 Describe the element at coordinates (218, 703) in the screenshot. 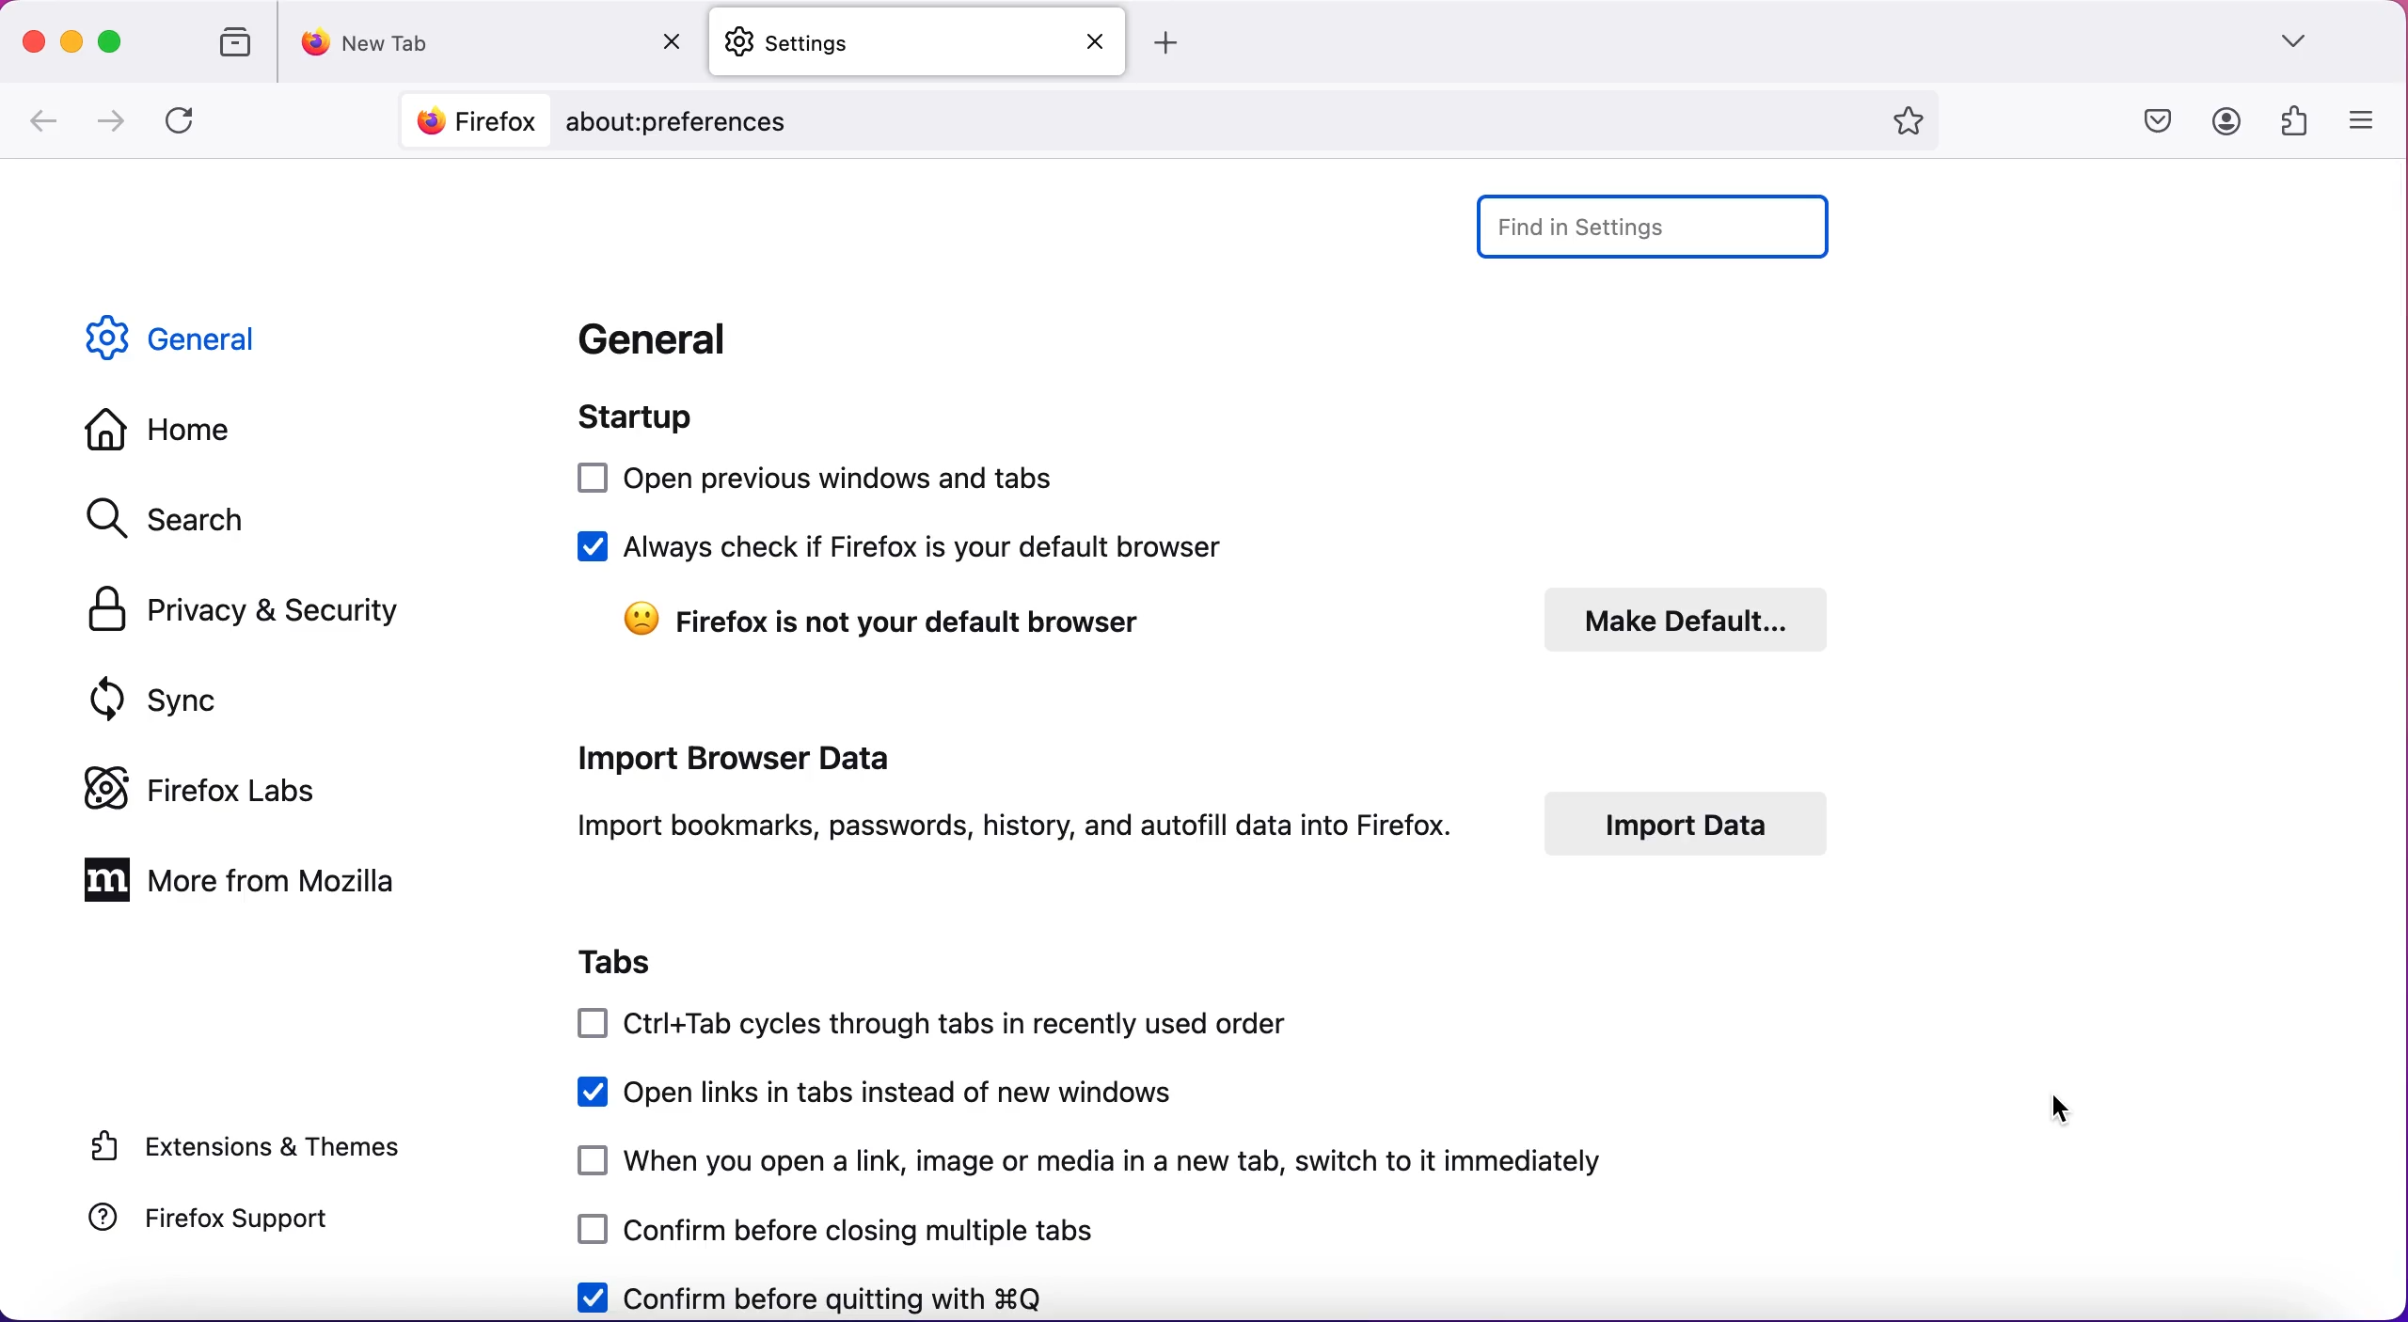

I see `sync` at that location.